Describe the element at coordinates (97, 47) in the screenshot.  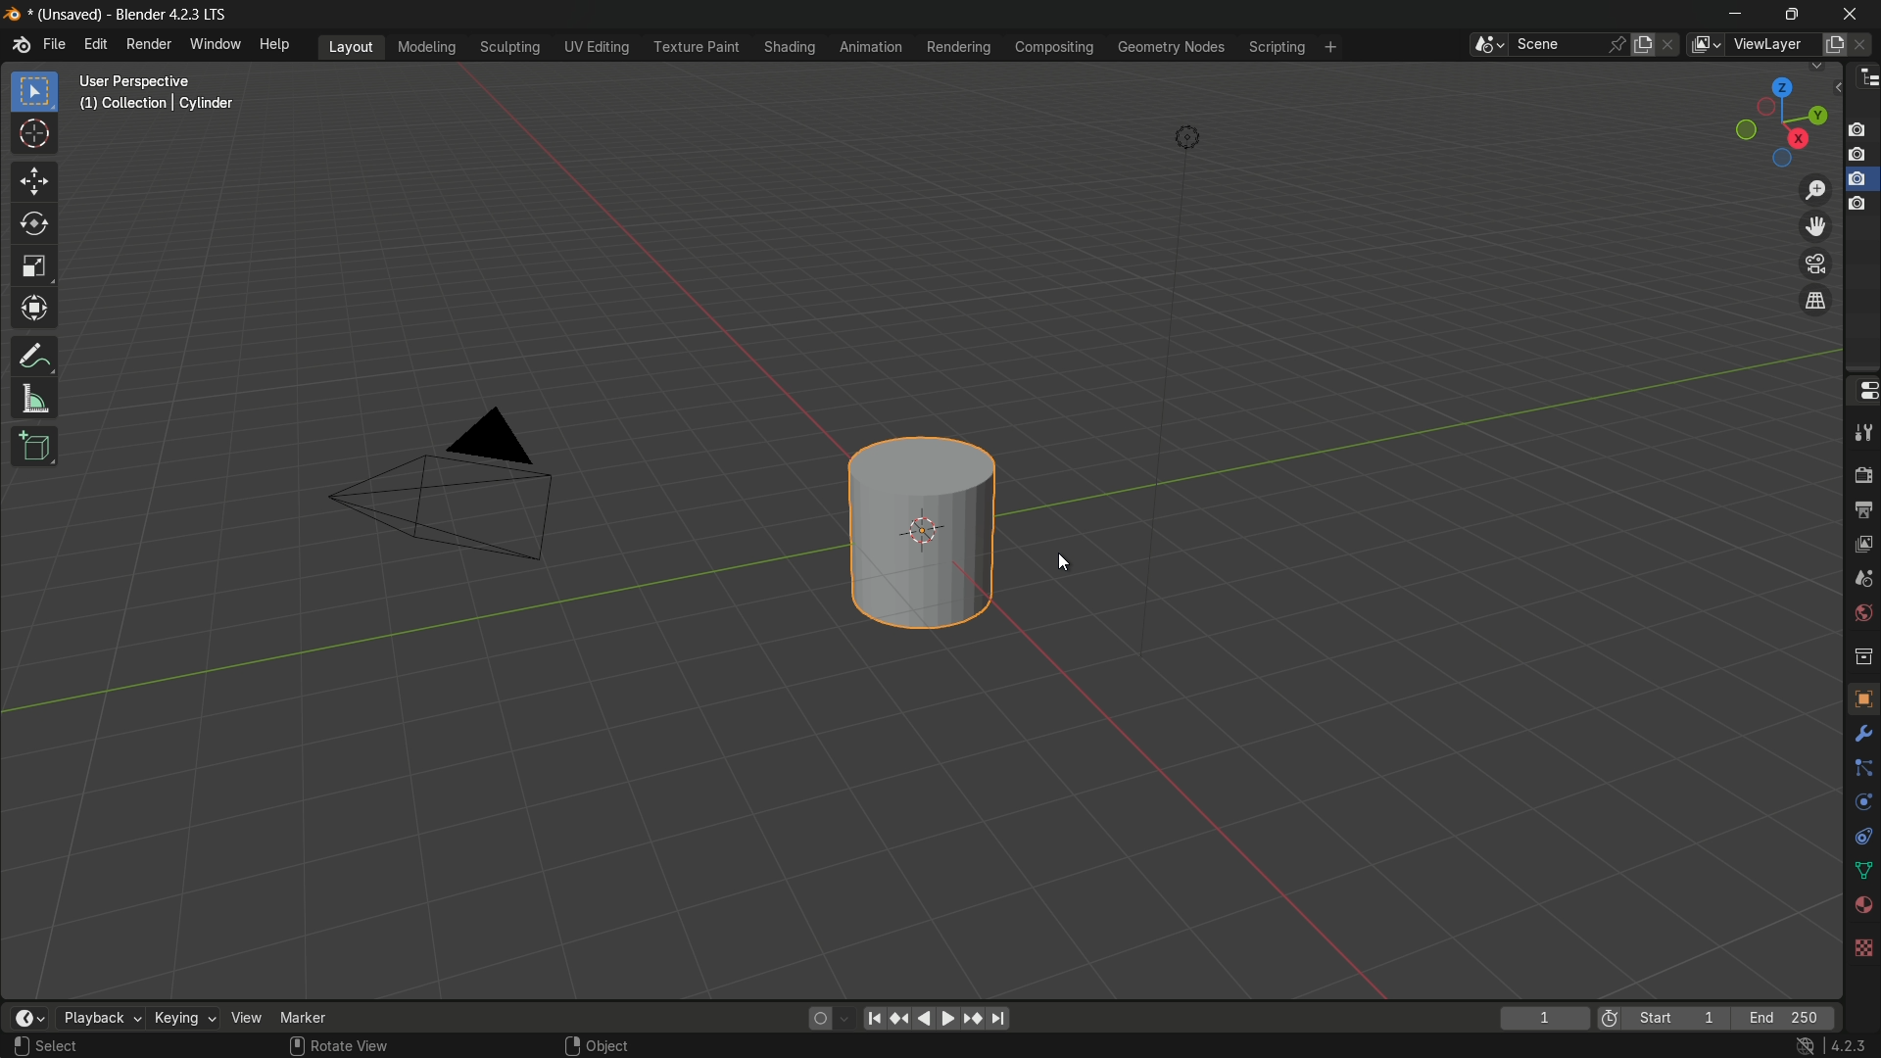
I see `edit menu` at that location.